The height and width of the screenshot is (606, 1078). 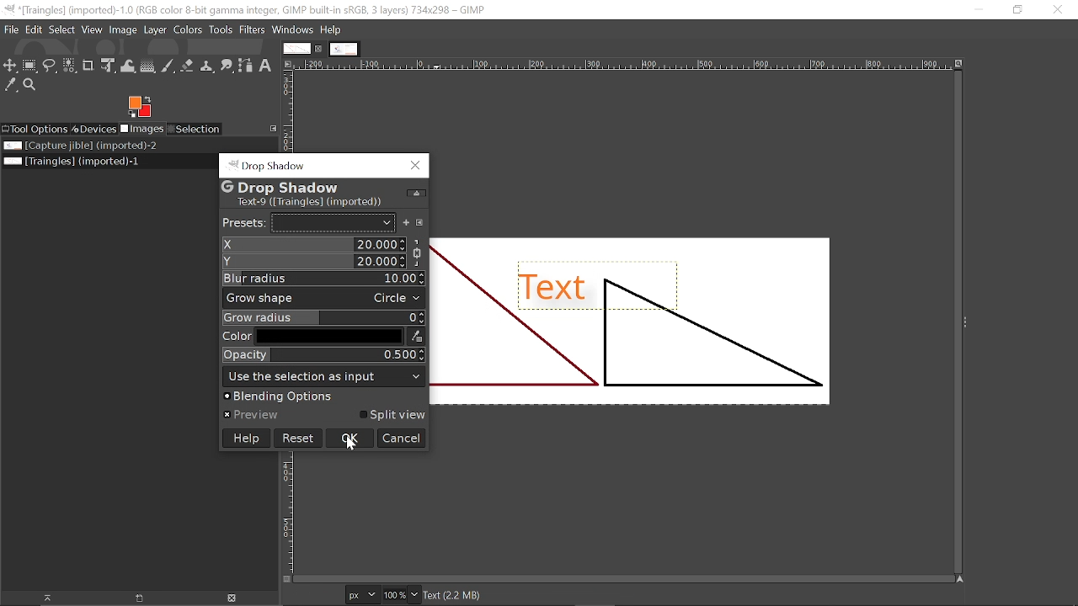 I want to click on Close, so click(x=414, y=166).